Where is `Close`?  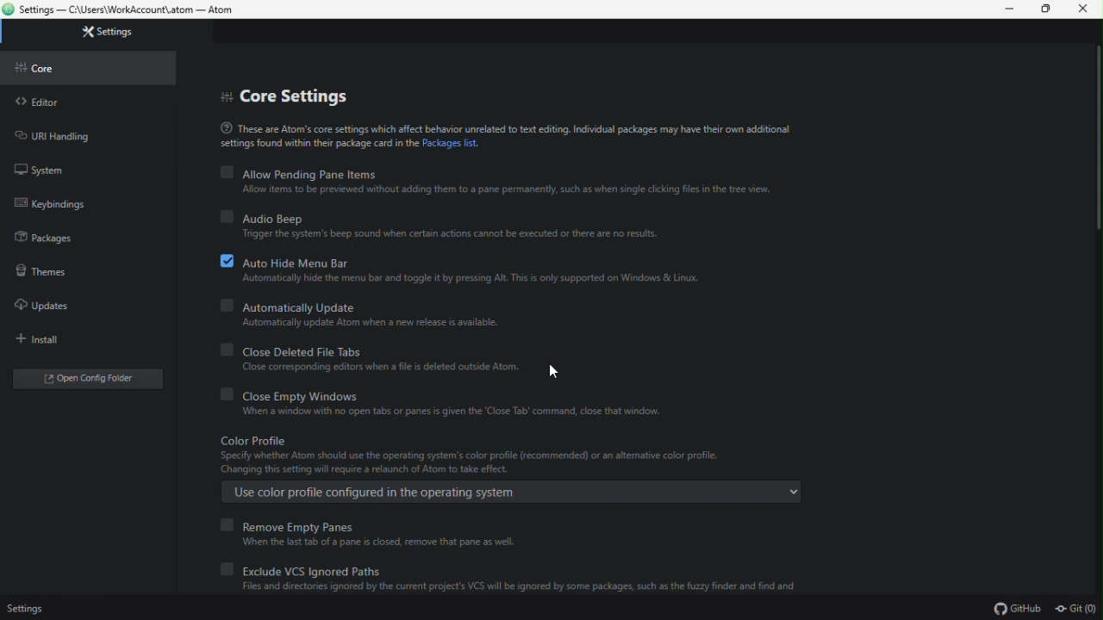 Close is located at coordinates (1083, 11).